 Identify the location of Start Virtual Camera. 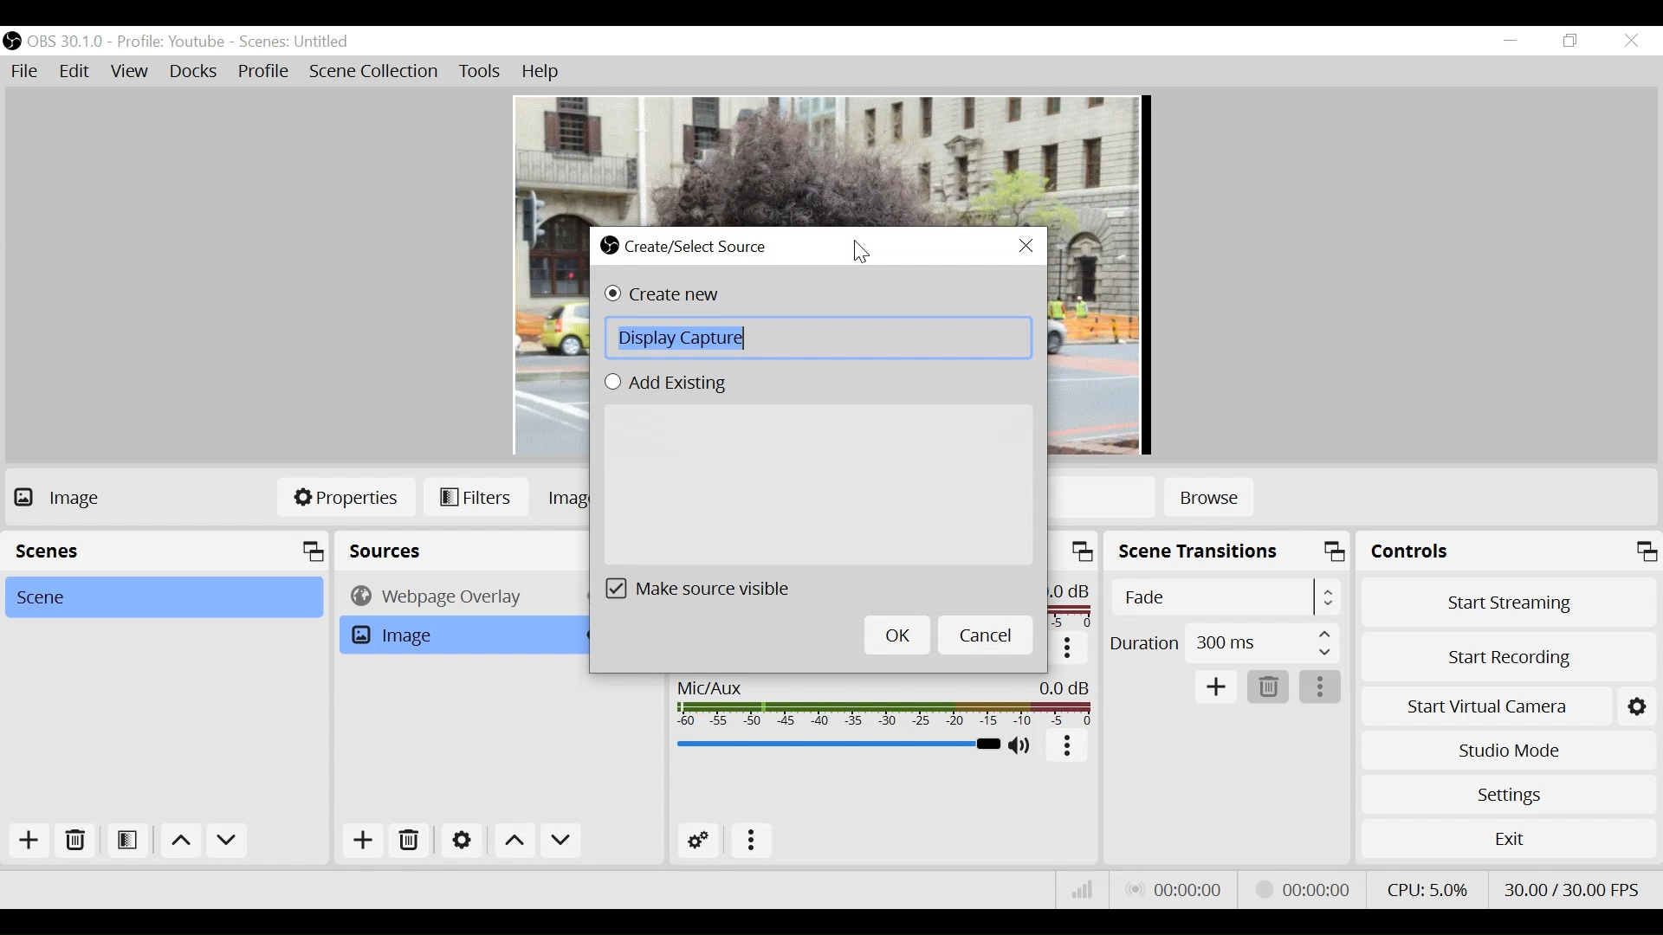
(1485, 707).